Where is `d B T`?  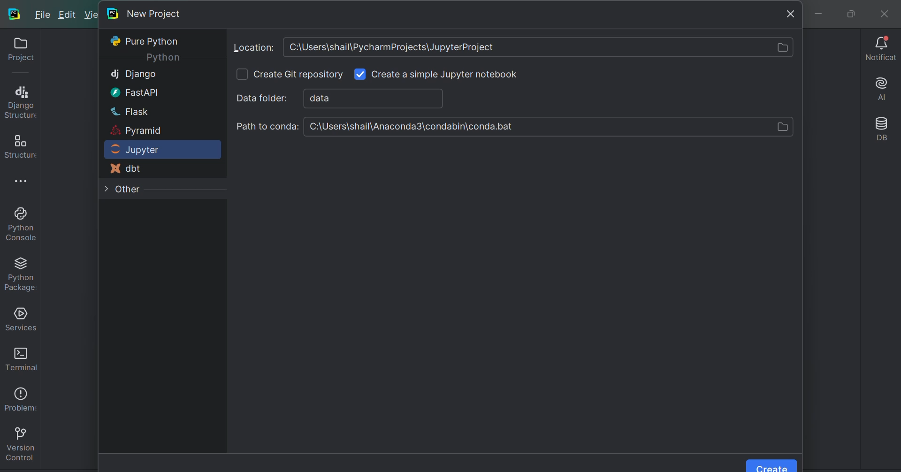 d B T is located at coordinates (129, 169).